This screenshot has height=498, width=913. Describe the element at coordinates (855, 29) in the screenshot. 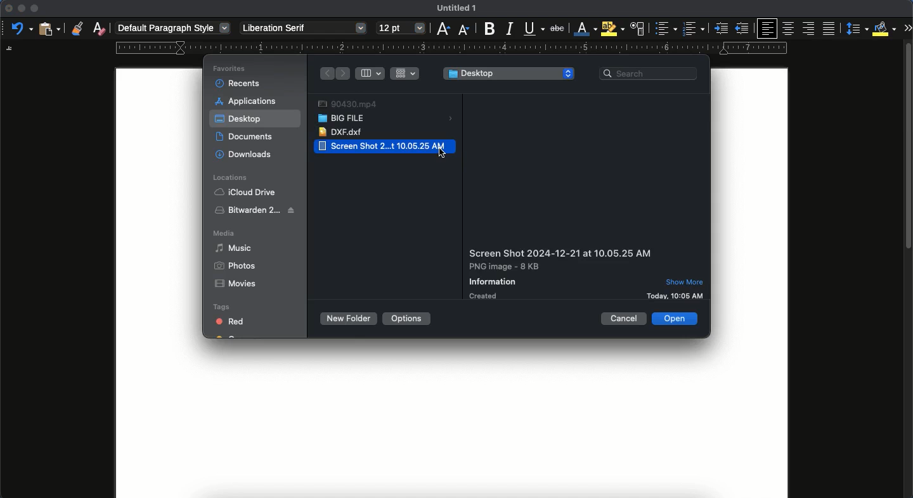

I see `paragraph spacing` at that location.